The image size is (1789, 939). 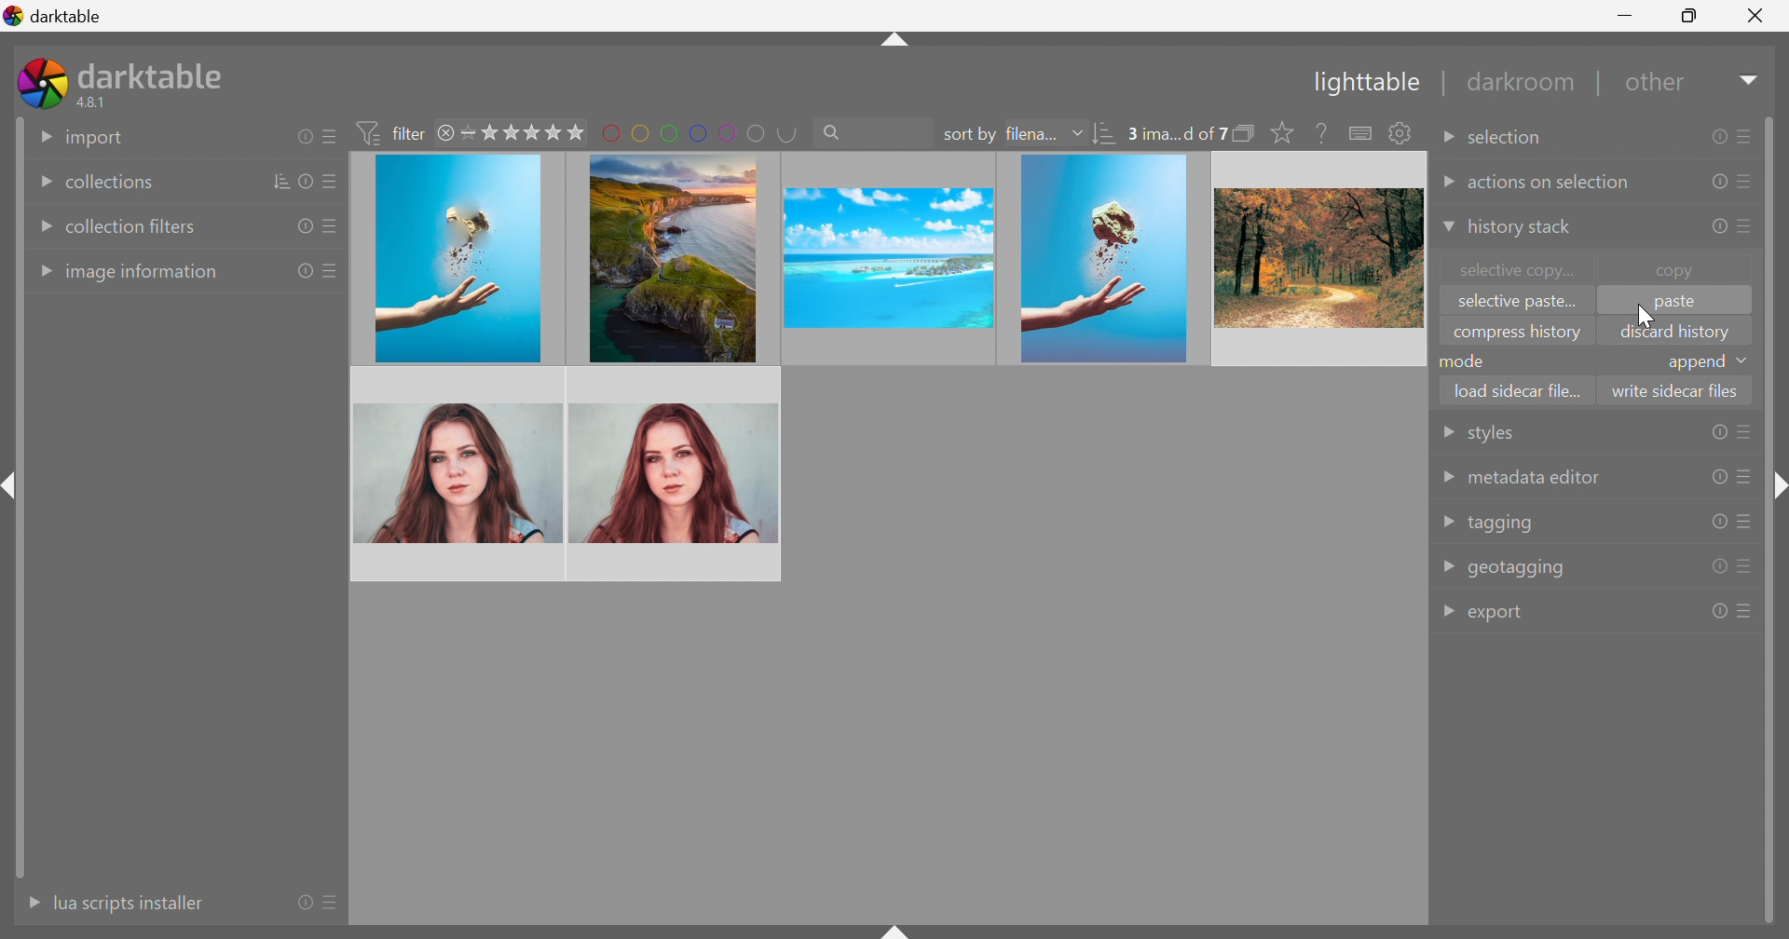 I want to click on Drop Down, so click(x=1077, y=132).